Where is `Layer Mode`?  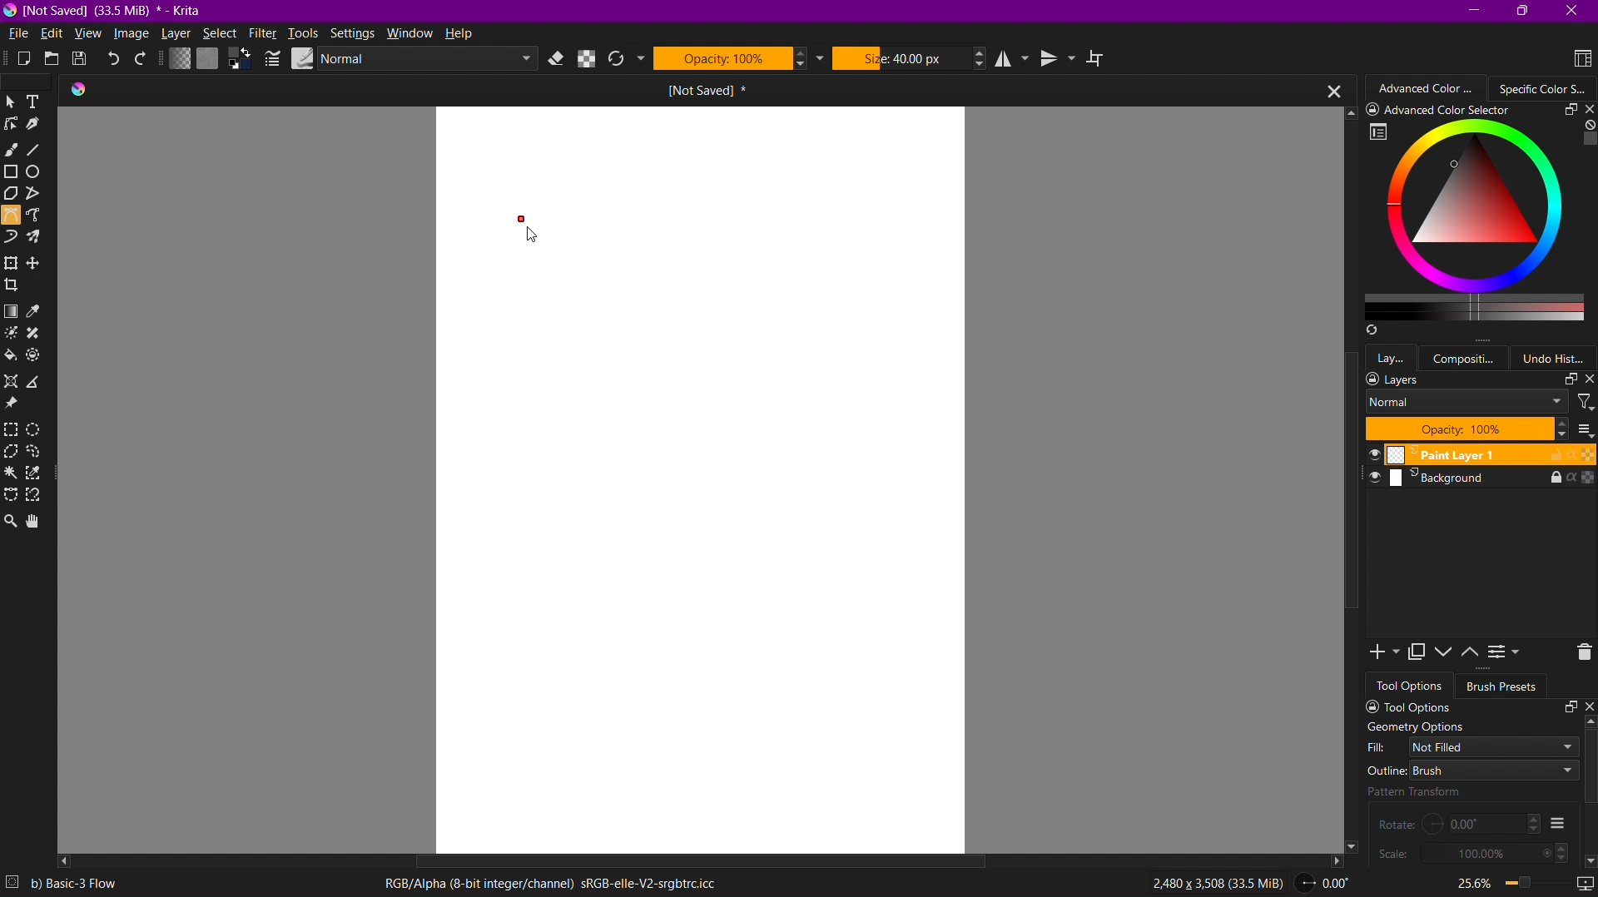
Layer Mode is located at coordinates (1466, 403).